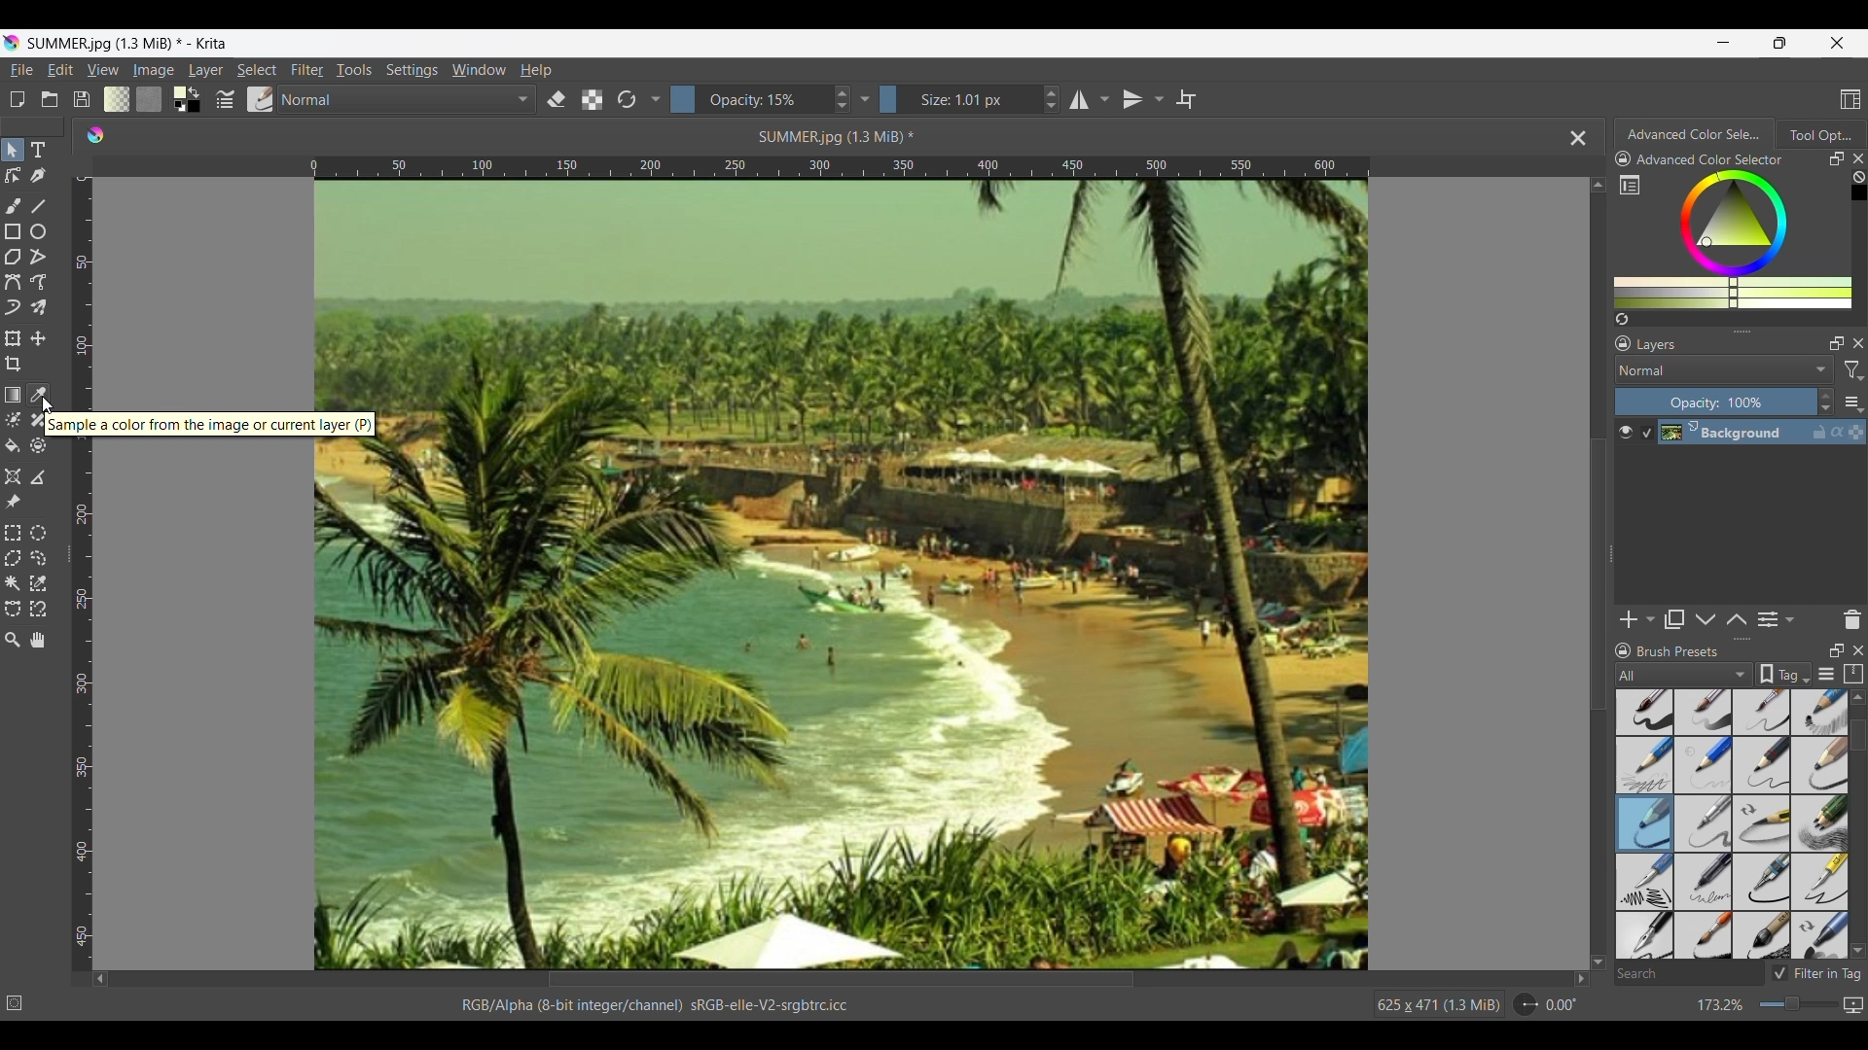 The image size is (1868, 1050). Describe the element at coordinates (117, 99) in the screenshot. I see `Fill gradients` at that location.